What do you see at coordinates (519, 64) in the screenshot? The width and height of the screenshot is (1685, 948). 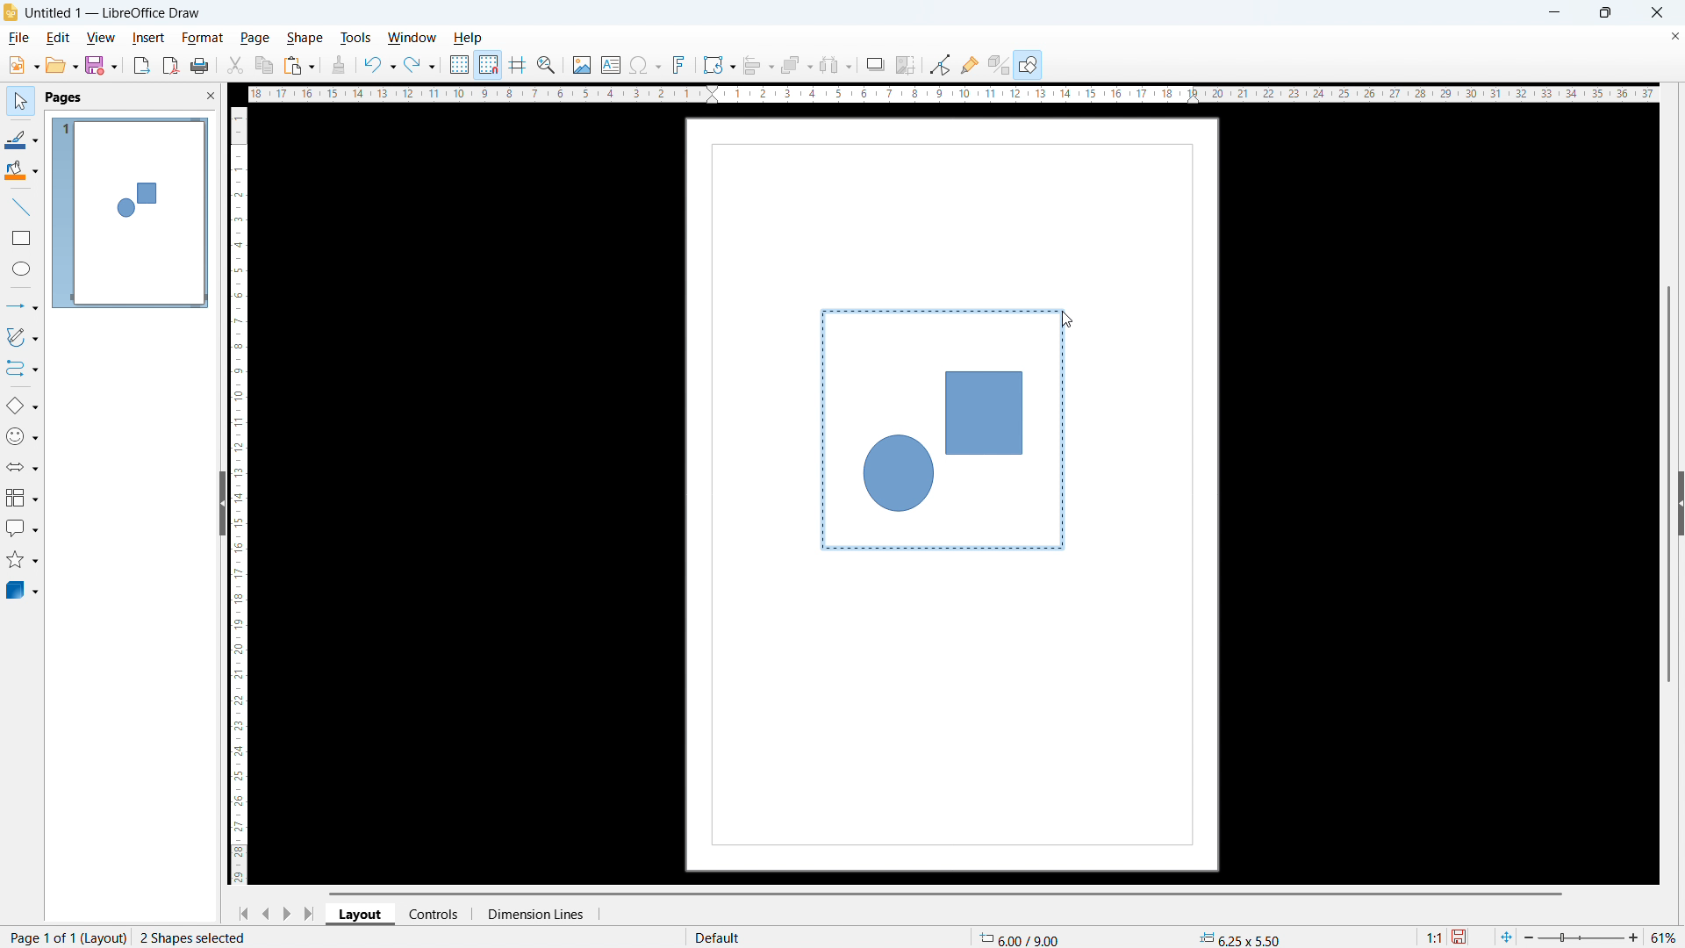 I see `guidelines while moving` at bounding box center [519, 64].